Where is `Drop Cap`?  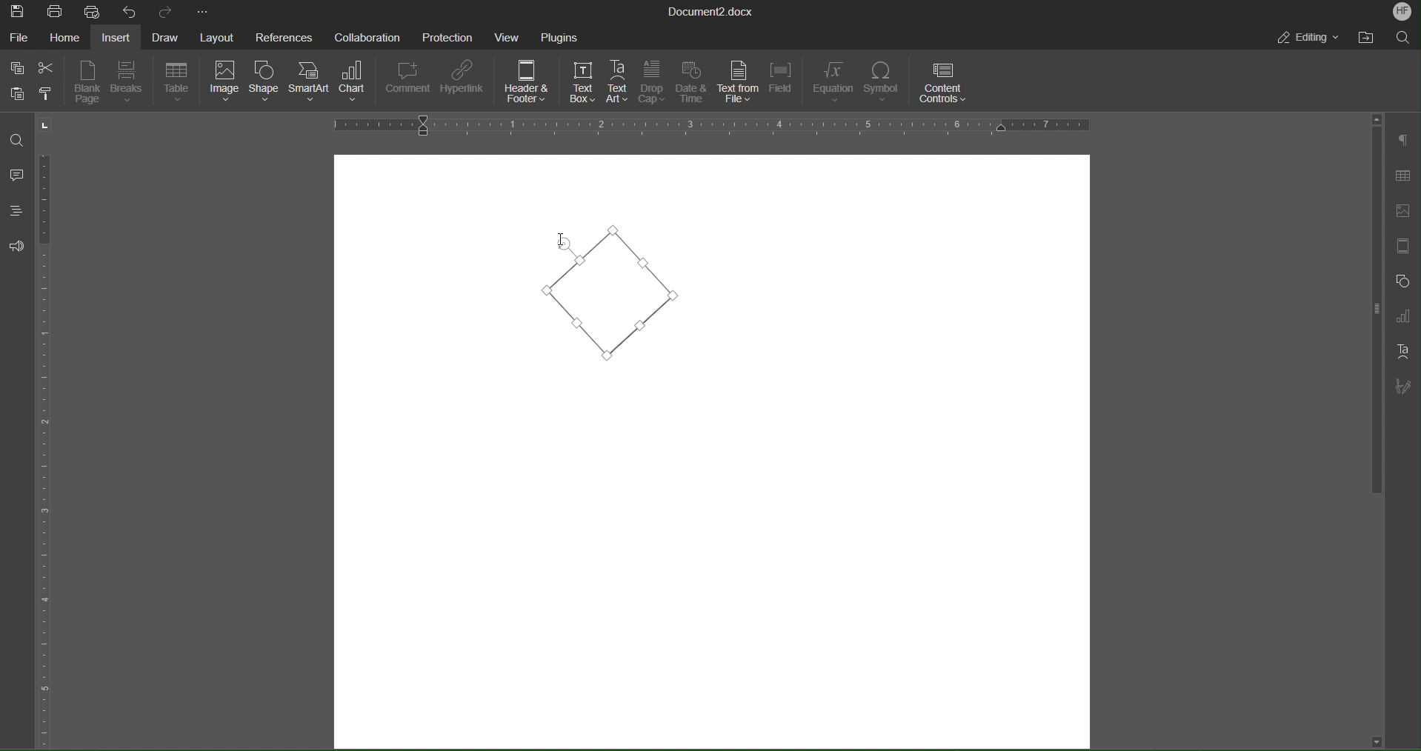 Drop Cap is located at coordinates (652, 83).